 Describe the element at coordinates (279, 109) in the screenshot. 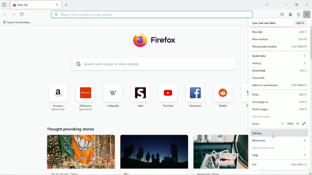

I see `Find in page...  Ctrl+F` at that location.